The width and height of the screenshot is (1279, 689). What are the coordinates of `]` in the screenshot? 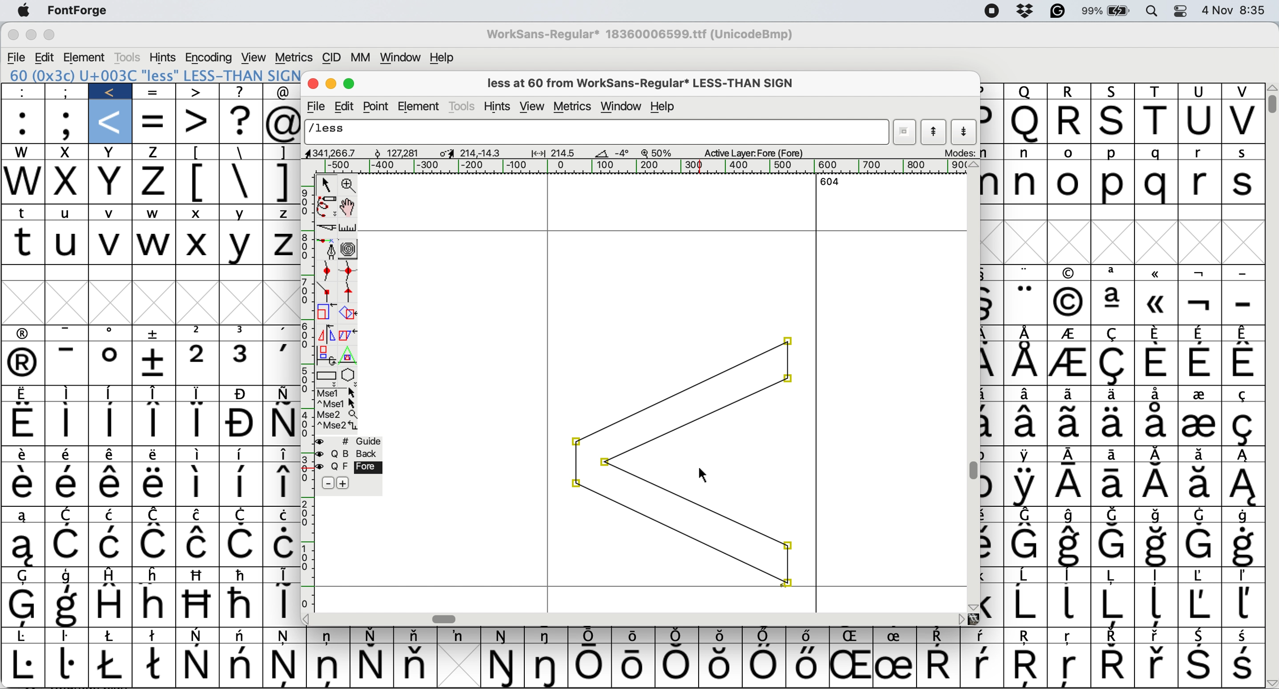 It's located at (279, 181).